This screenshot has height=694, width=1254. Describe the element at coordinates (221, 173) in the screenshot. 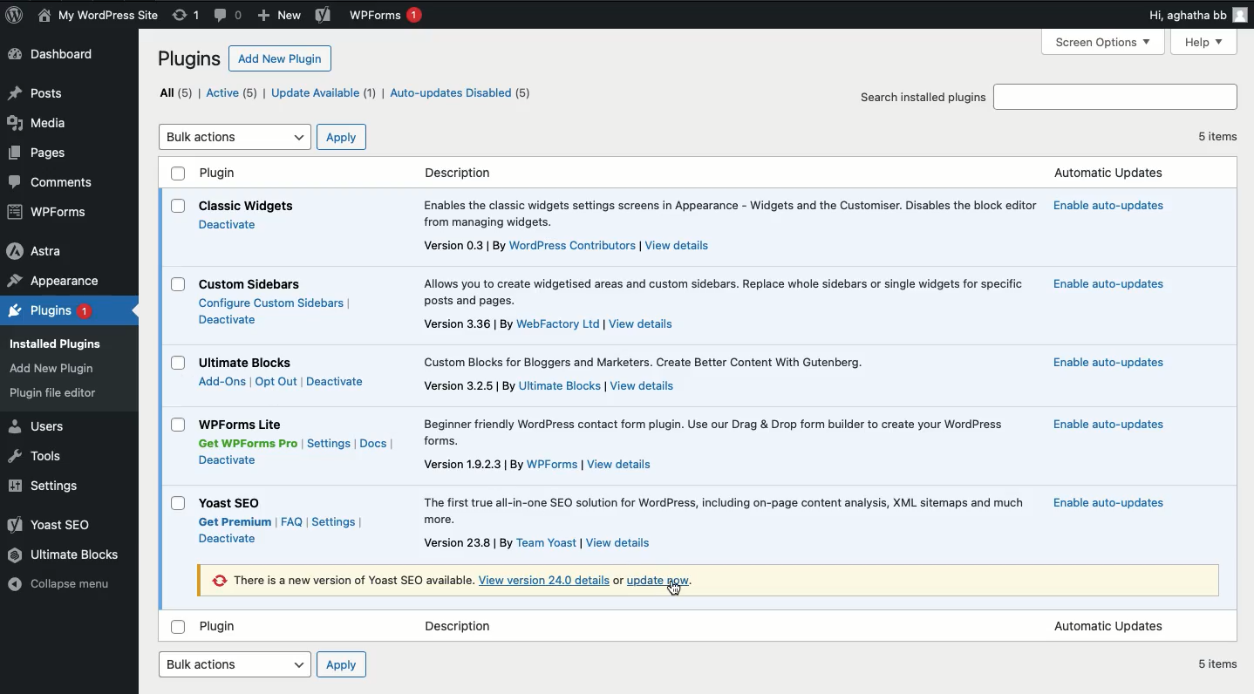

I see `Plugin` at that location.